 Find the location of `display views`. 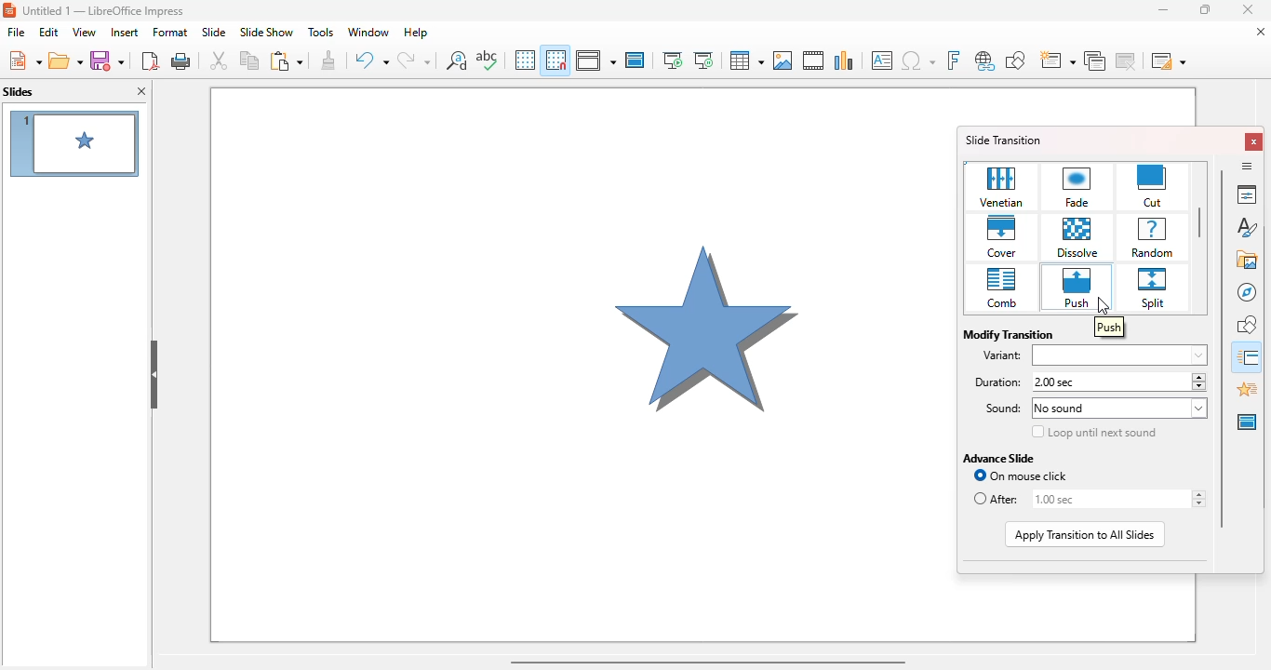

display views is located at coordinates (595, 60).